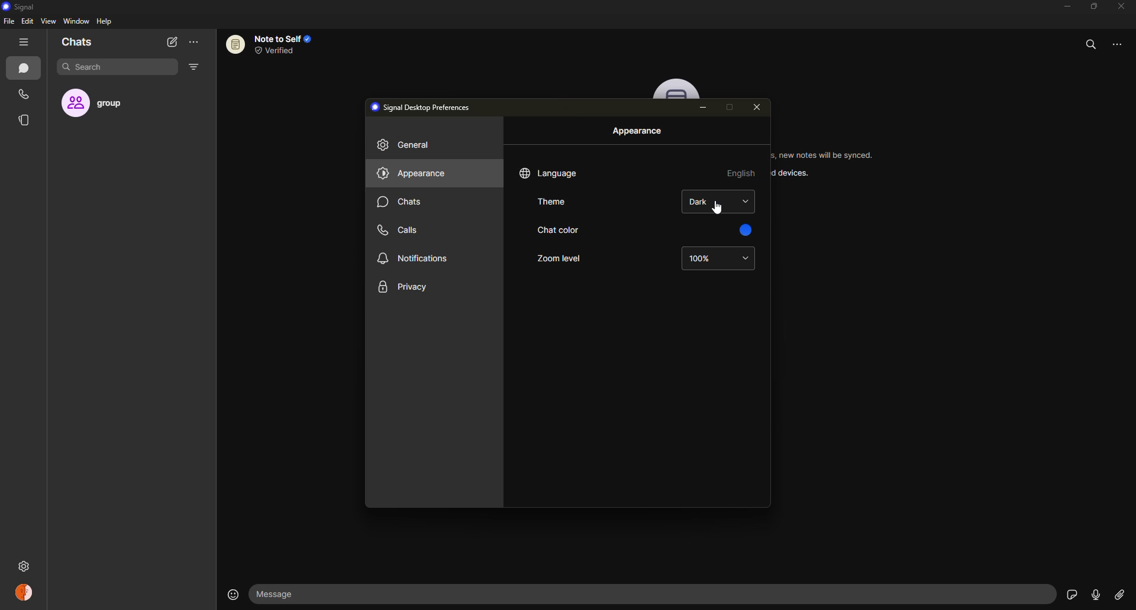  Describe the element at coordinates (105, 103) in the screenshot. I see `group` at that location.